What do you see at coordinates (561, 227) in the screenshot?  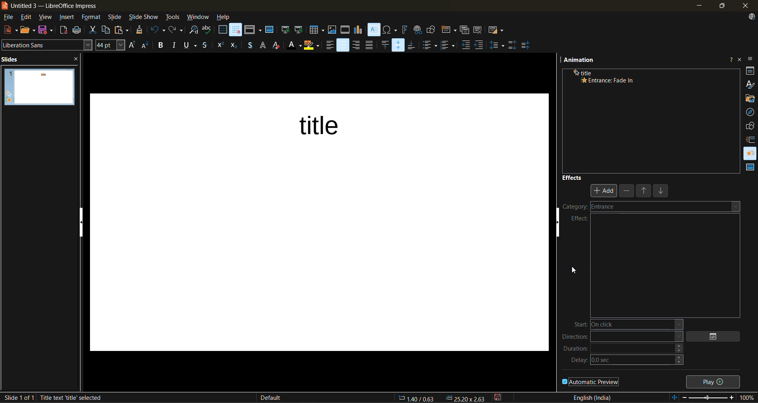 I see `hide` at bounding box center [561, 227].